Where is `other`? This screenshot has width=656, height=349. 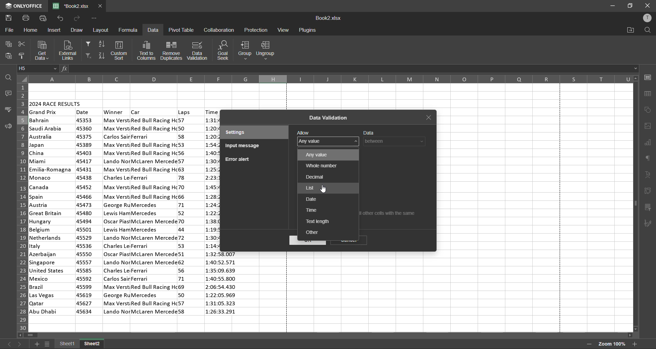 other is located at coordinates (315, 232).